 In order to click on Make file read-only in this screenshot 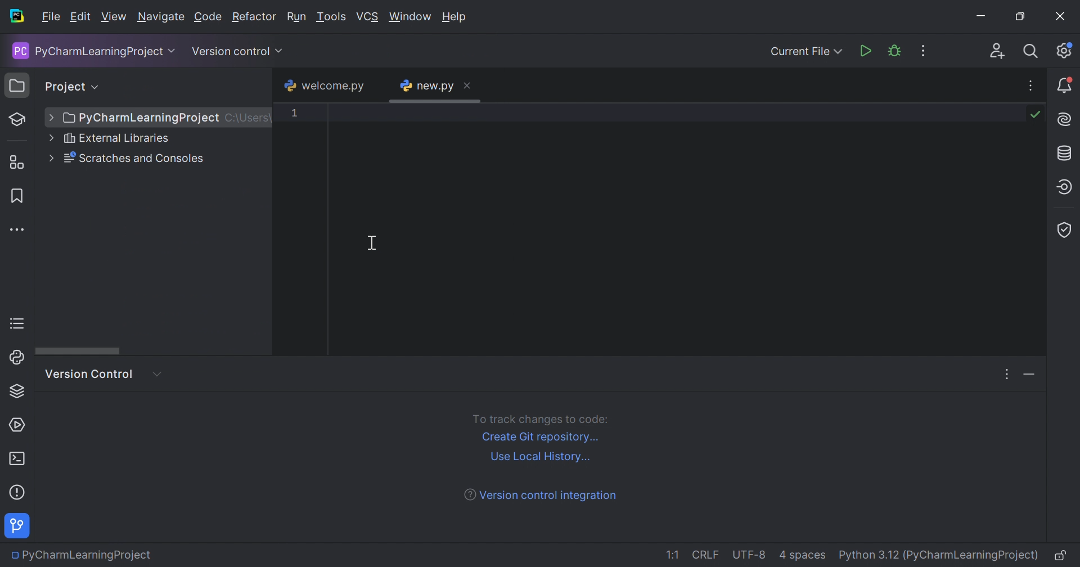, I will do `click(1062, 556)`.